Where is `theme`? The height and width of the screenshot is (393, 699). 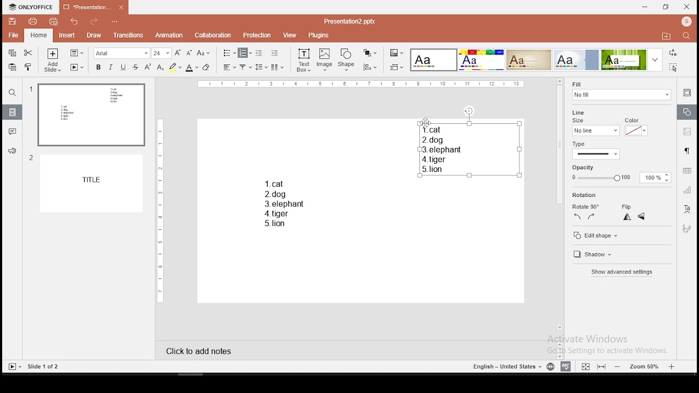
theme is located at coordinates (481, 60).